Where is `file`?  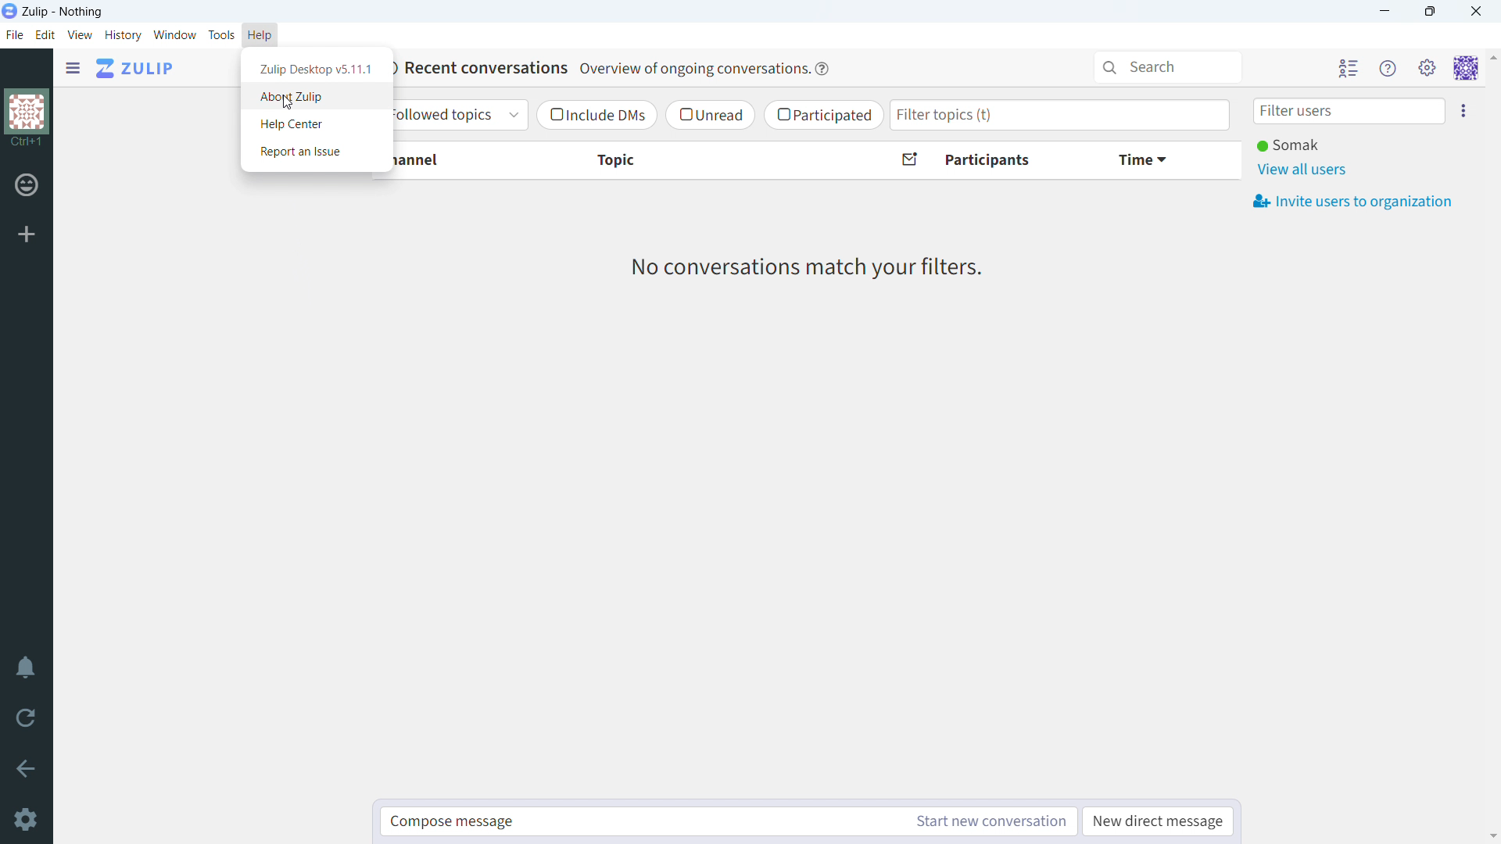
file is located at coordinates (15, 37).